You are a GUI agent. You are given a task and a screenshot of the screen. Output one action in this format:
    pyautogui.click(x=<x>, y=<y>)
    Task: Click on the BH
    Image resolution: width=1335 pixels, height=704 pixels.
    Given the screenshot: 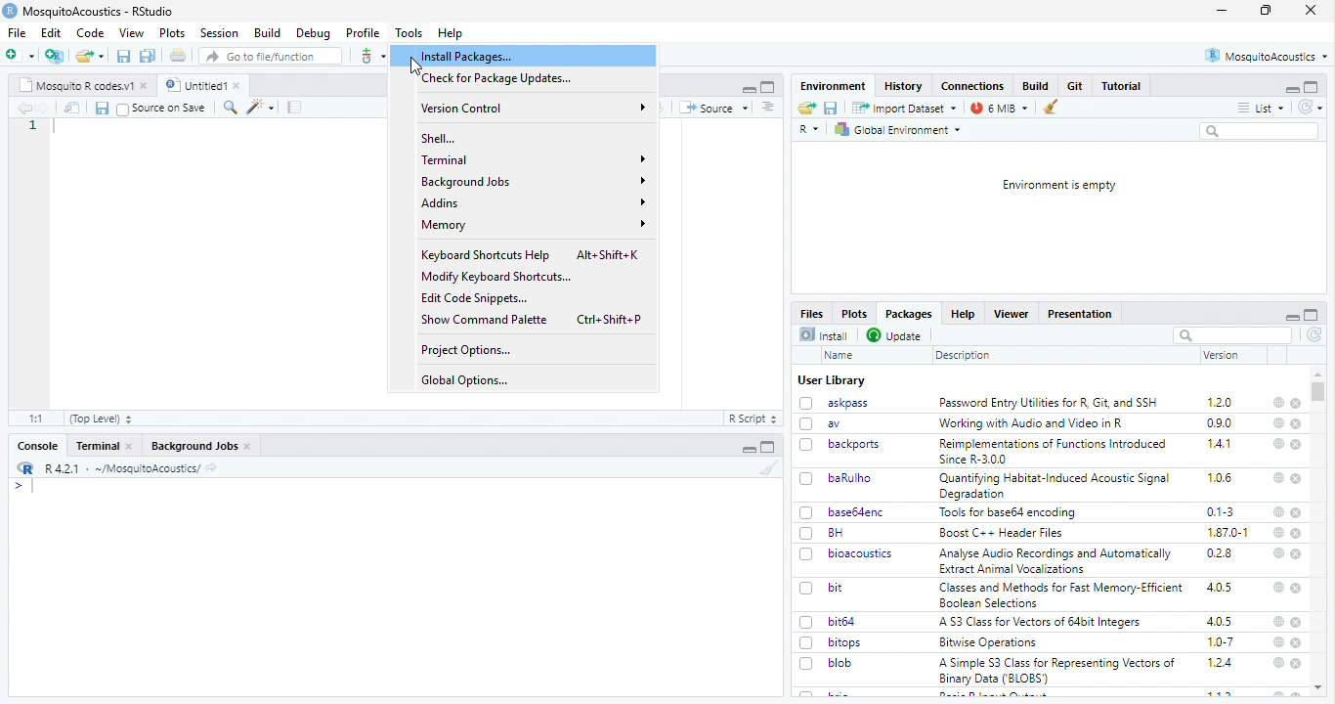 What is the action you would take?
    pyautogui.click(x=836, y=533)
    